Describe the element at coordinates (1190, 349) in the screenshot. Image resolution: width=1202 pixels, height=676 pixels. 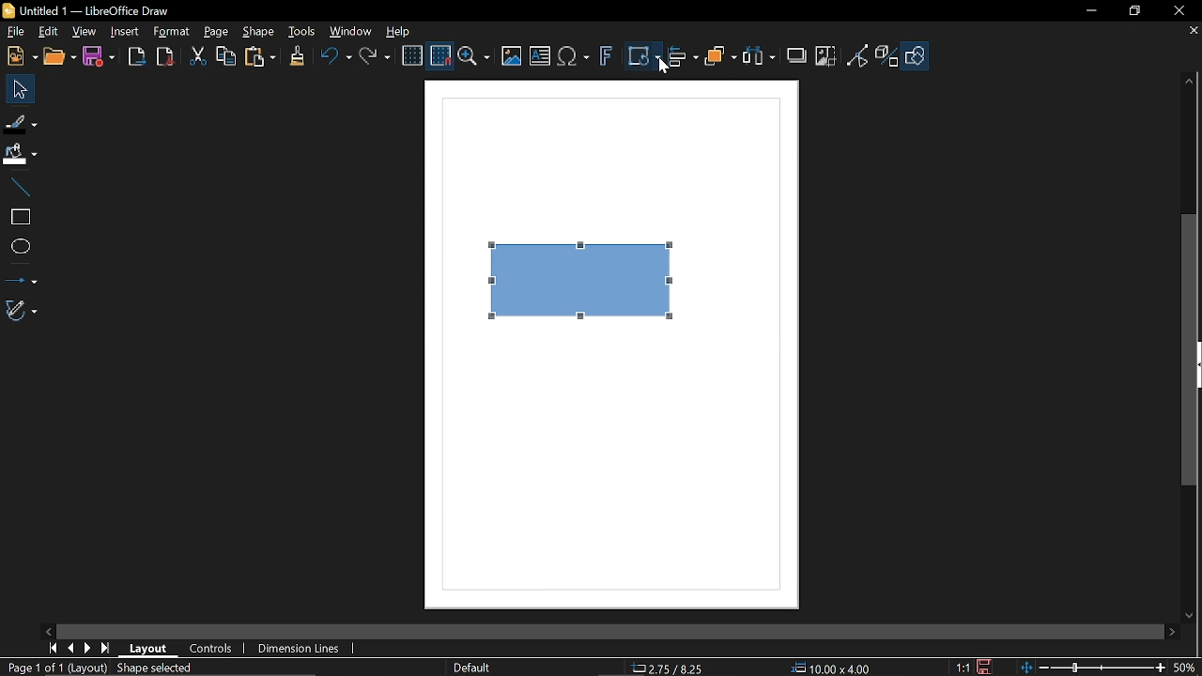
I see `Vertical scrollbar` at that location.